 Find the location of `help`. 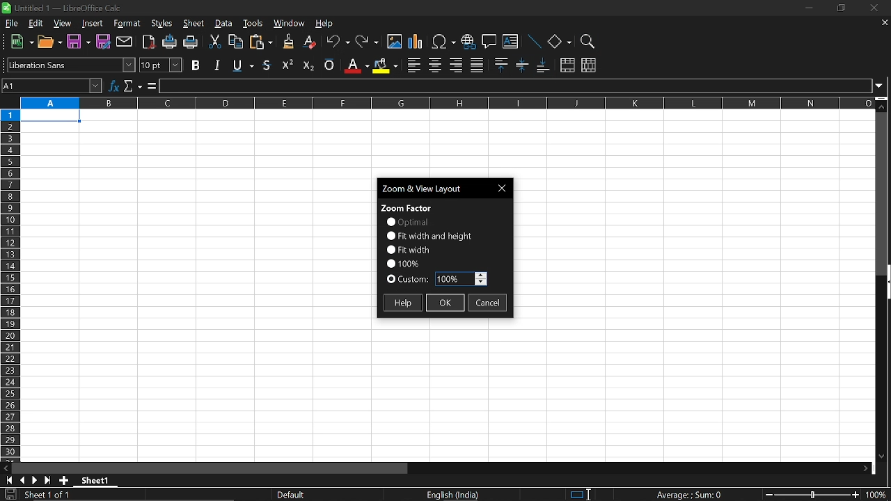

help is located at coordinates (326, 25).